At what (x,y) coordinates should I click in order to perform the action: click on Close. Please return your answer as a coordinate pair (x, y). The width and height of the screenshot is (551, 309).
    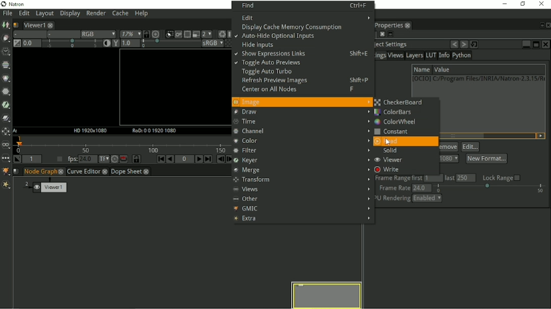
    Looking at the image, I should click on (547, 25).